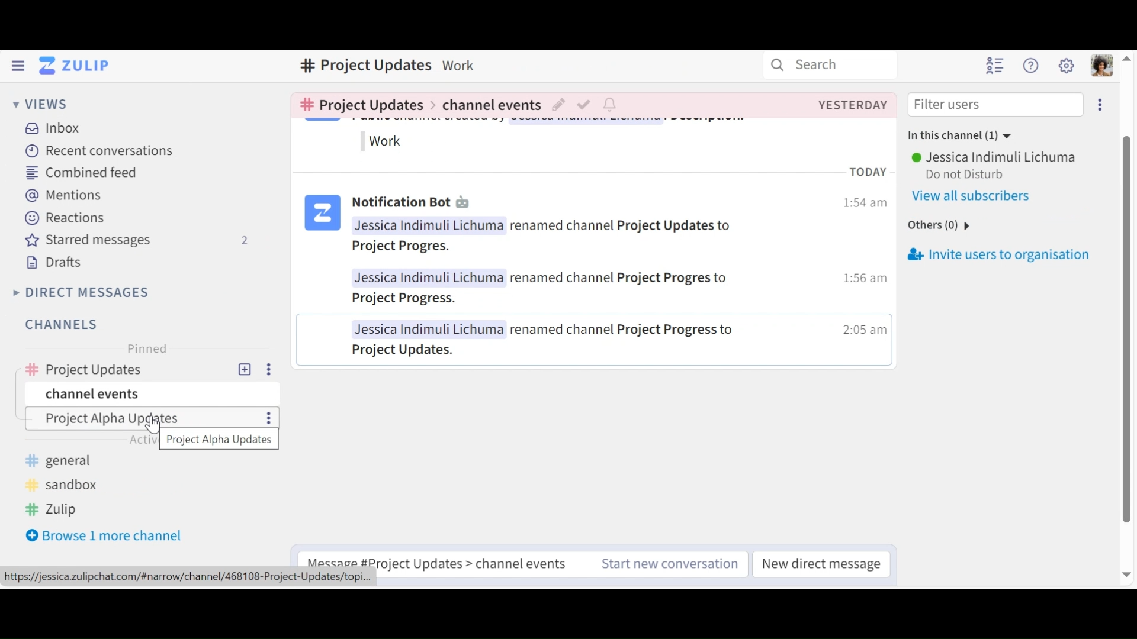 Image resolution: width=1137 pixels, height=639 pixels. I want to click on  Jessica Inaimuli Lichuma renamed channel Project Updates toProject Progres., so click(542, 237).